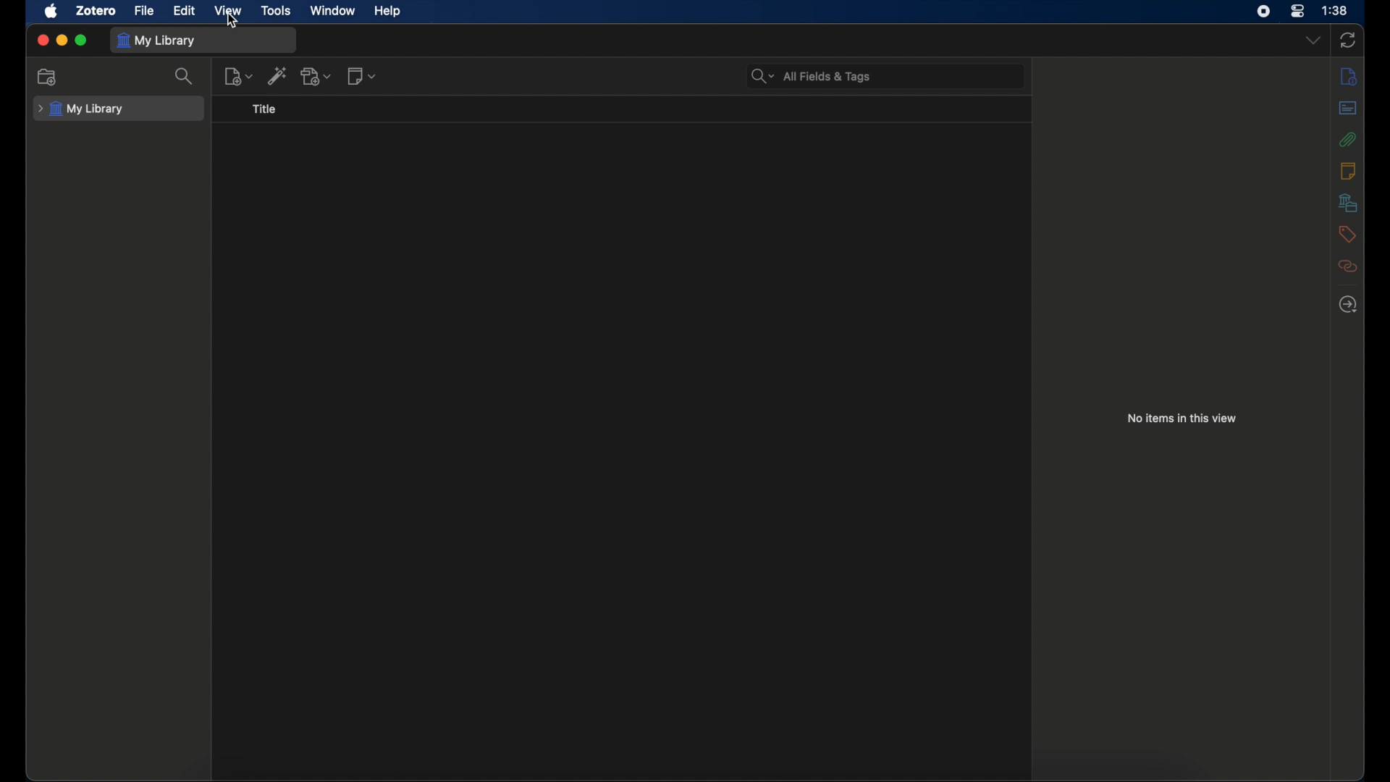  I want to click on info, so click(1349, 76).